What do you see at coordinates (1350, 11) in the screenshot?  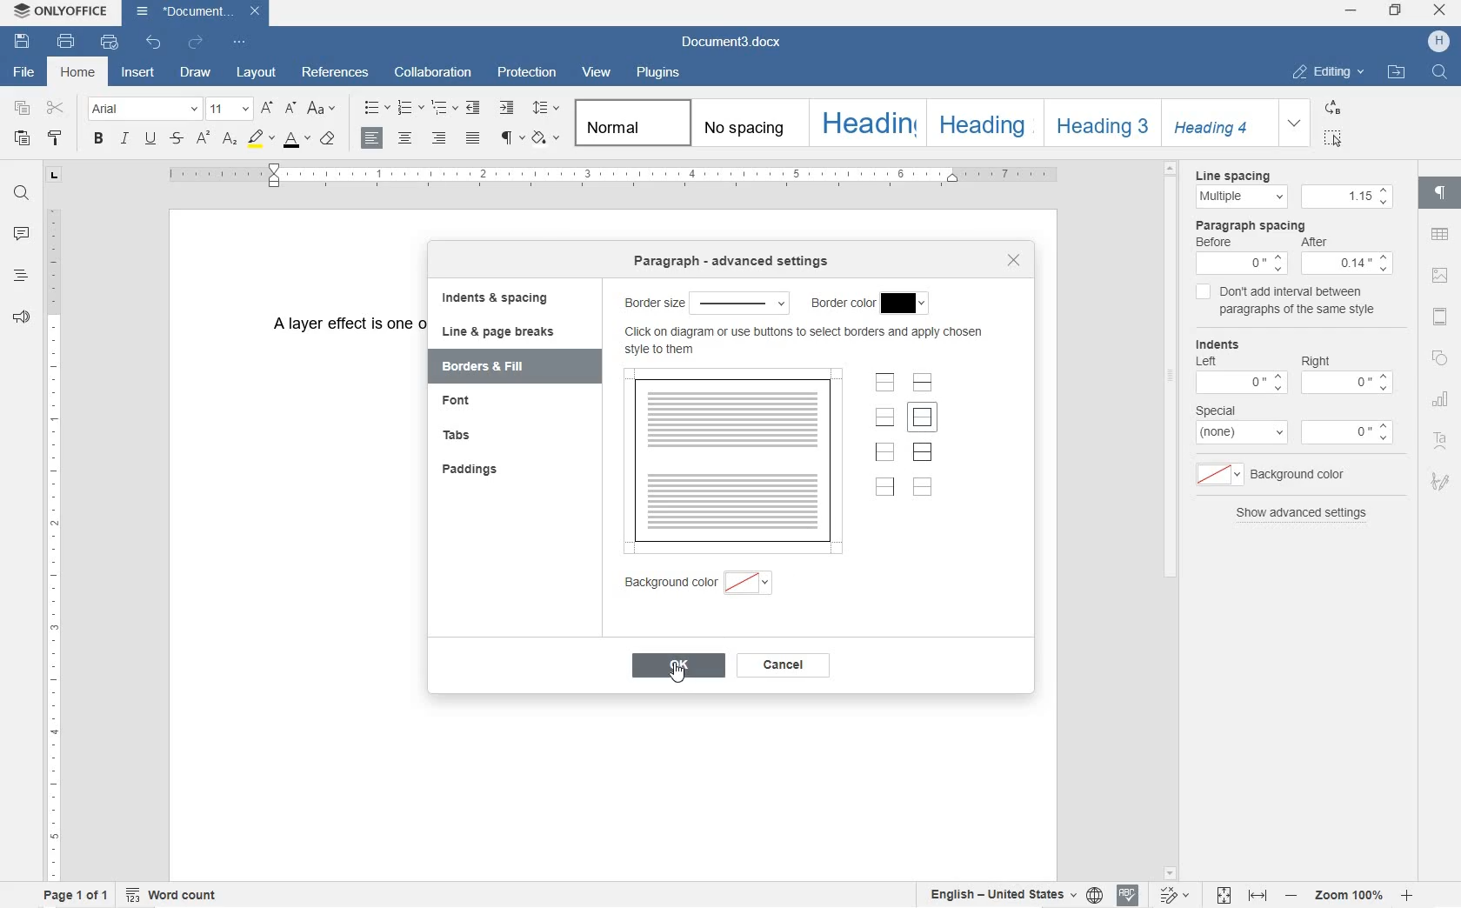 I see `MINIMIZE` at bounding box center [1350, 11].